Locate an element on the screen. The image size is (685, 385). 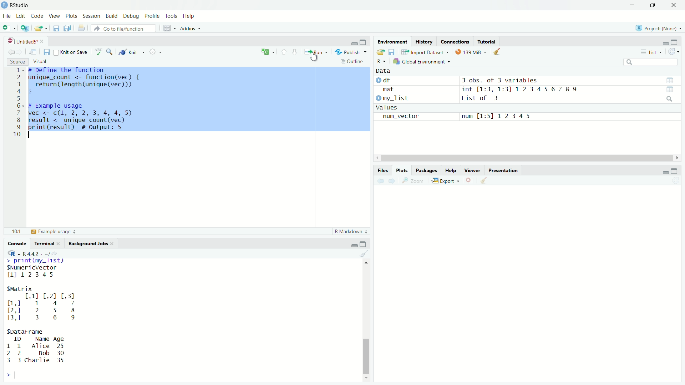
create a project is located at coordinates (26, 28).